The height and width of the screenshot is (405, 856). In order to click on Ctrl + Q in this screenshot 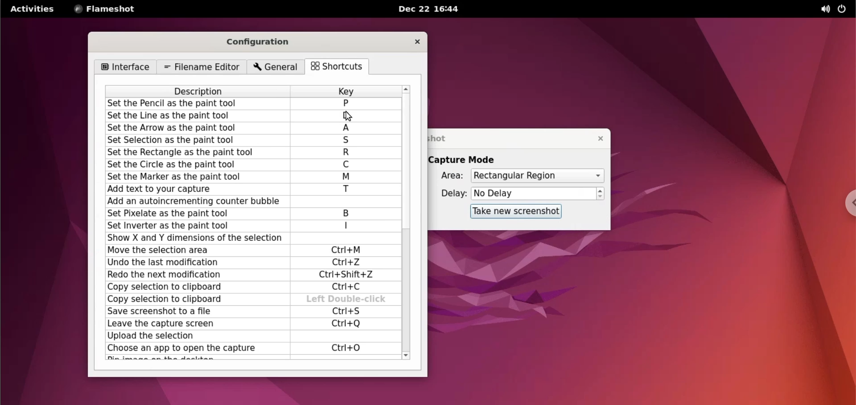, I will do `click(347, 323)`.